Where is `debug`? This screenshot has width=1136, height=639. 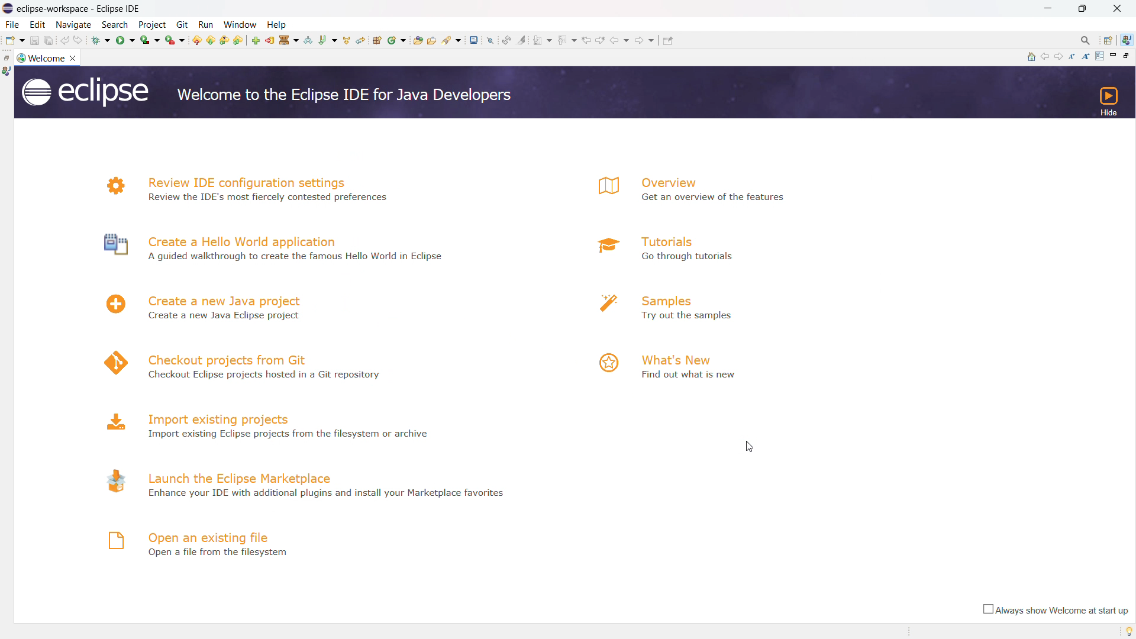
debug is located at coordinates (100, 40).